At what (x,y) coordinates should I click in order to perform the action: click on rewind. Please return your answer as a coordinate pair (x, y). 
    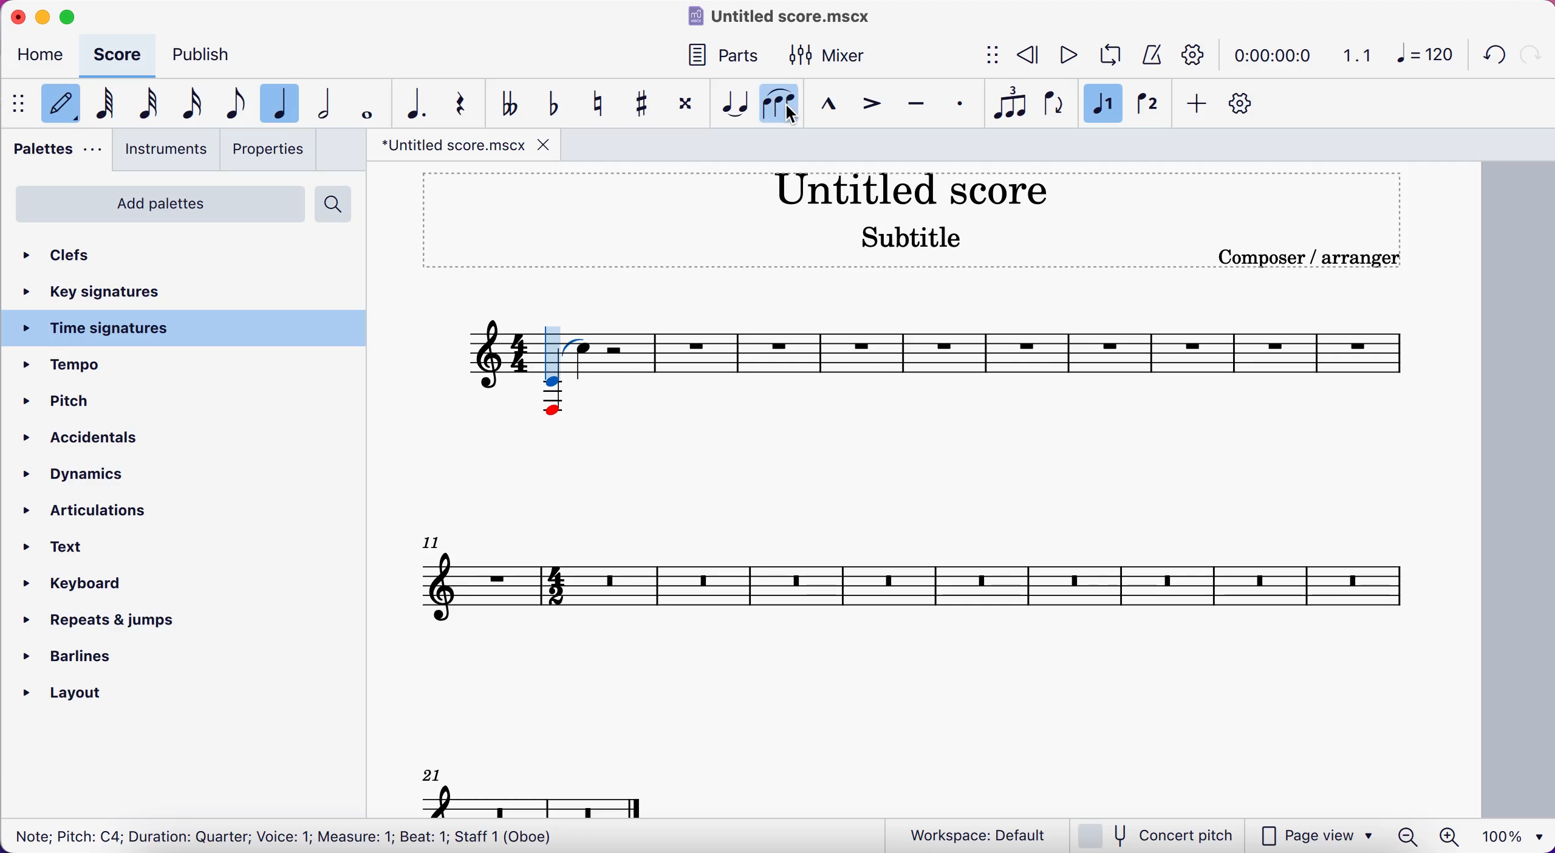
    Looking at the image, I should click on (1024, 57).